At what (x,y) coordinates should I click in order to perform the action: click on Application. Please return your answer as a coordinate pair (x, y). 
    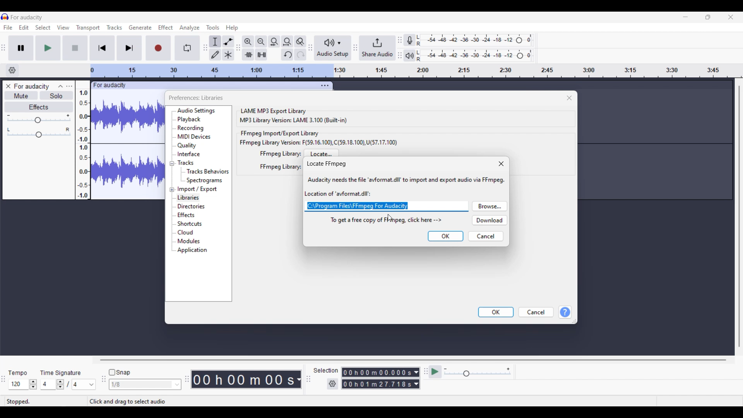
    Looking at the image, I should click on (192, 250).